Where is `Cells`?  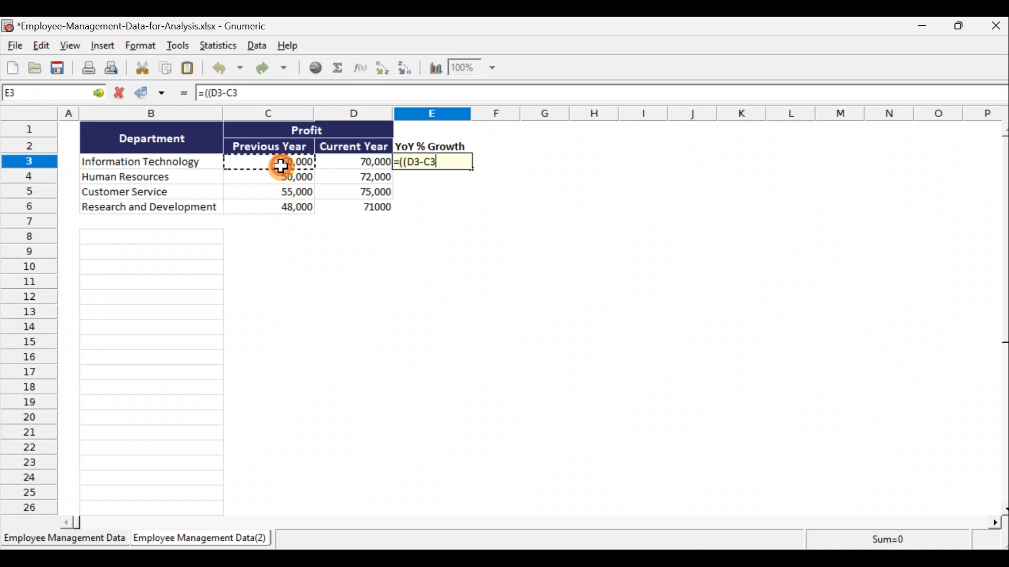 Cells is located at coordinates (152, 372).